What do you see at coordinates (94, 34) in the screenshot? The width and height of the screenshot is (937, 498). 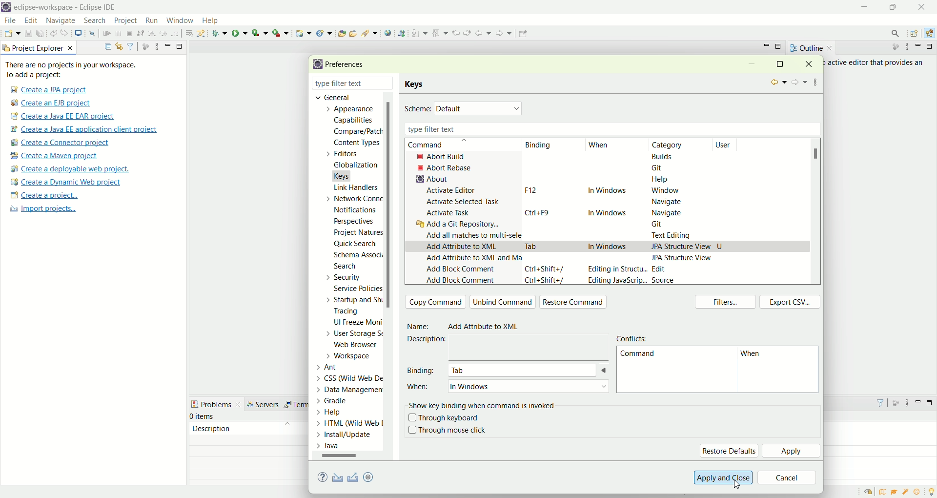 I see `skip all breakpoints` at bounding box center [94, 34].